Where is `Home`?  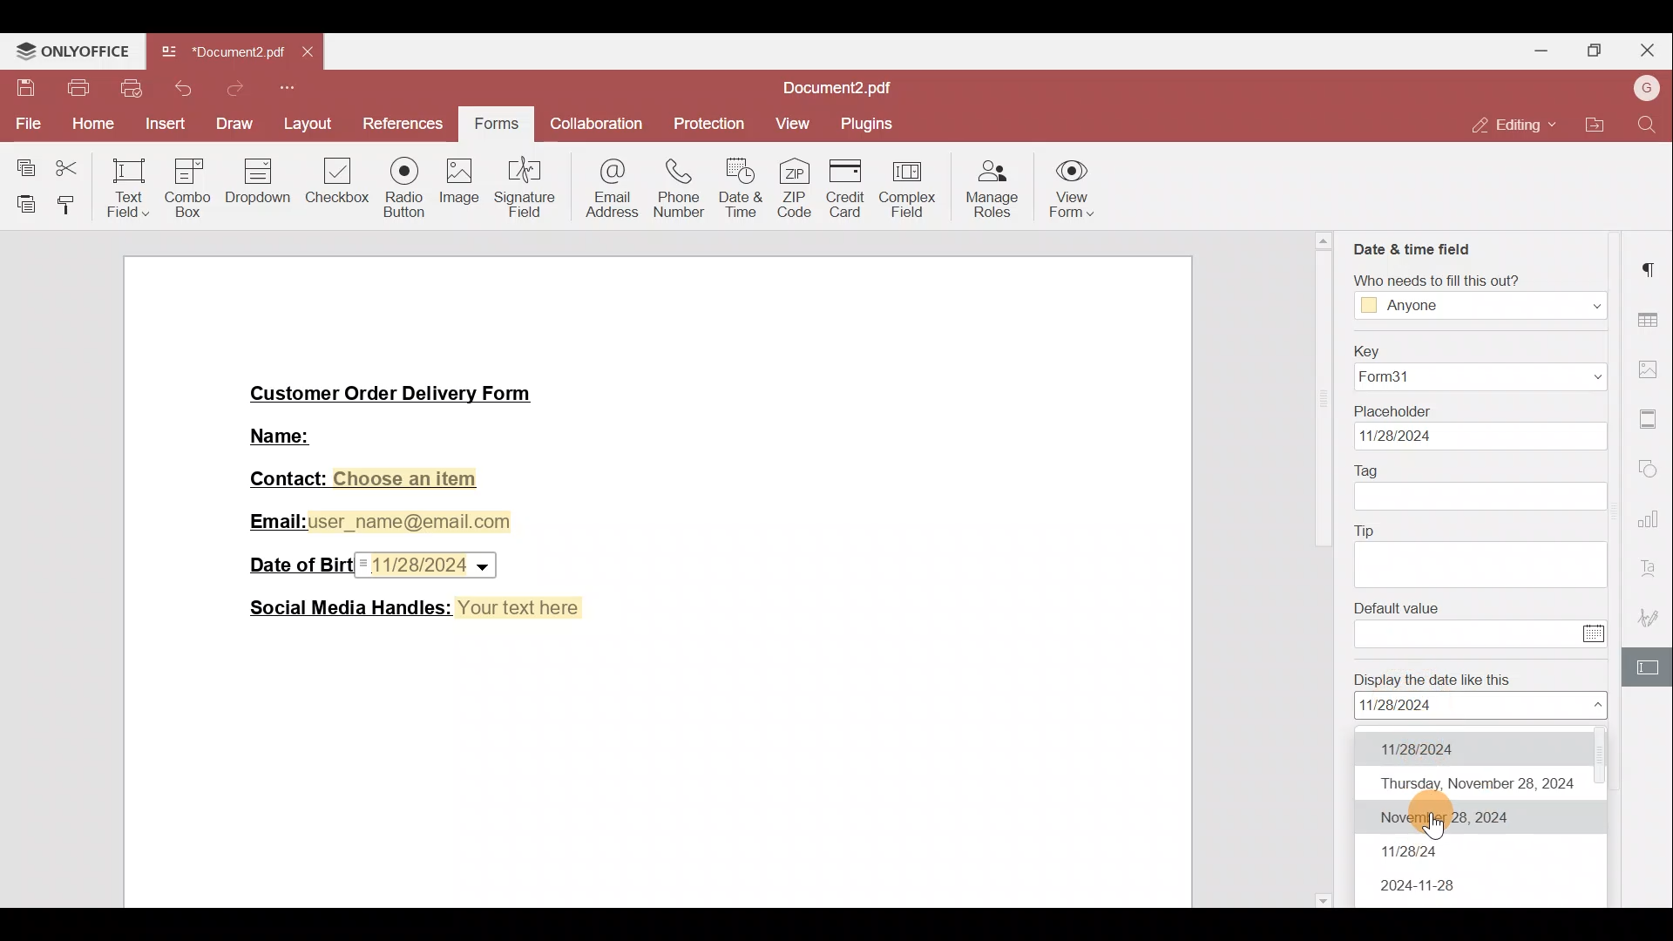 Home is located at coordinates (88, 125).